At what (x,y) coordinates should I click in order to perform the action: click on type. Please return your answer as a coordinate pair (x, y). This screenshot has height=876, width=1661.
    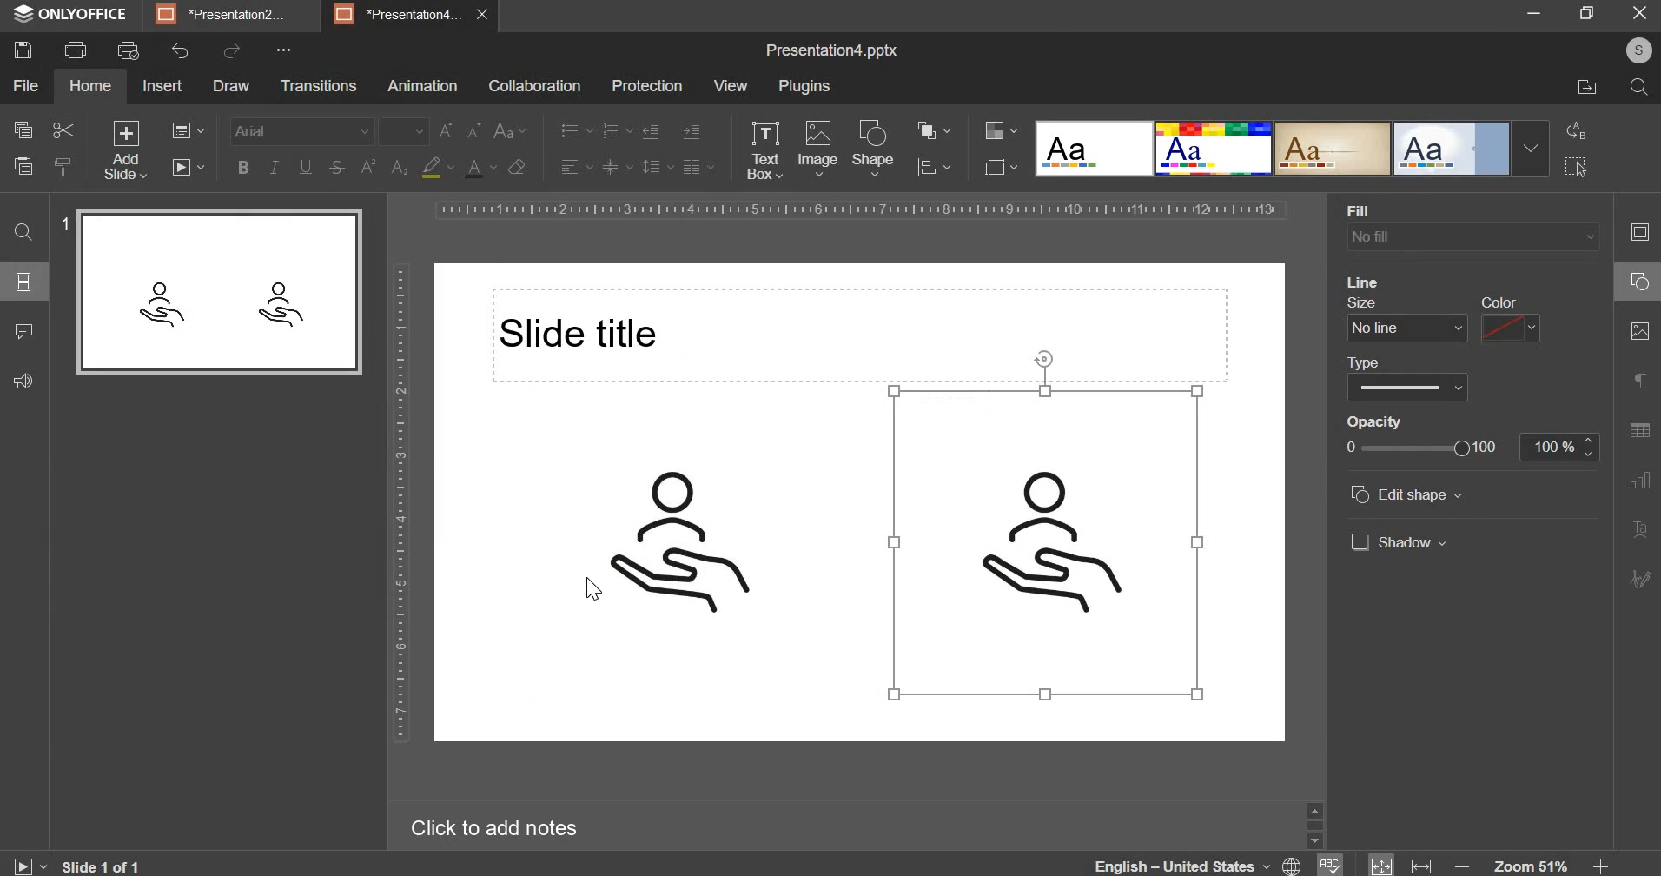
    Looking at the image, I should click on (1370, 362).